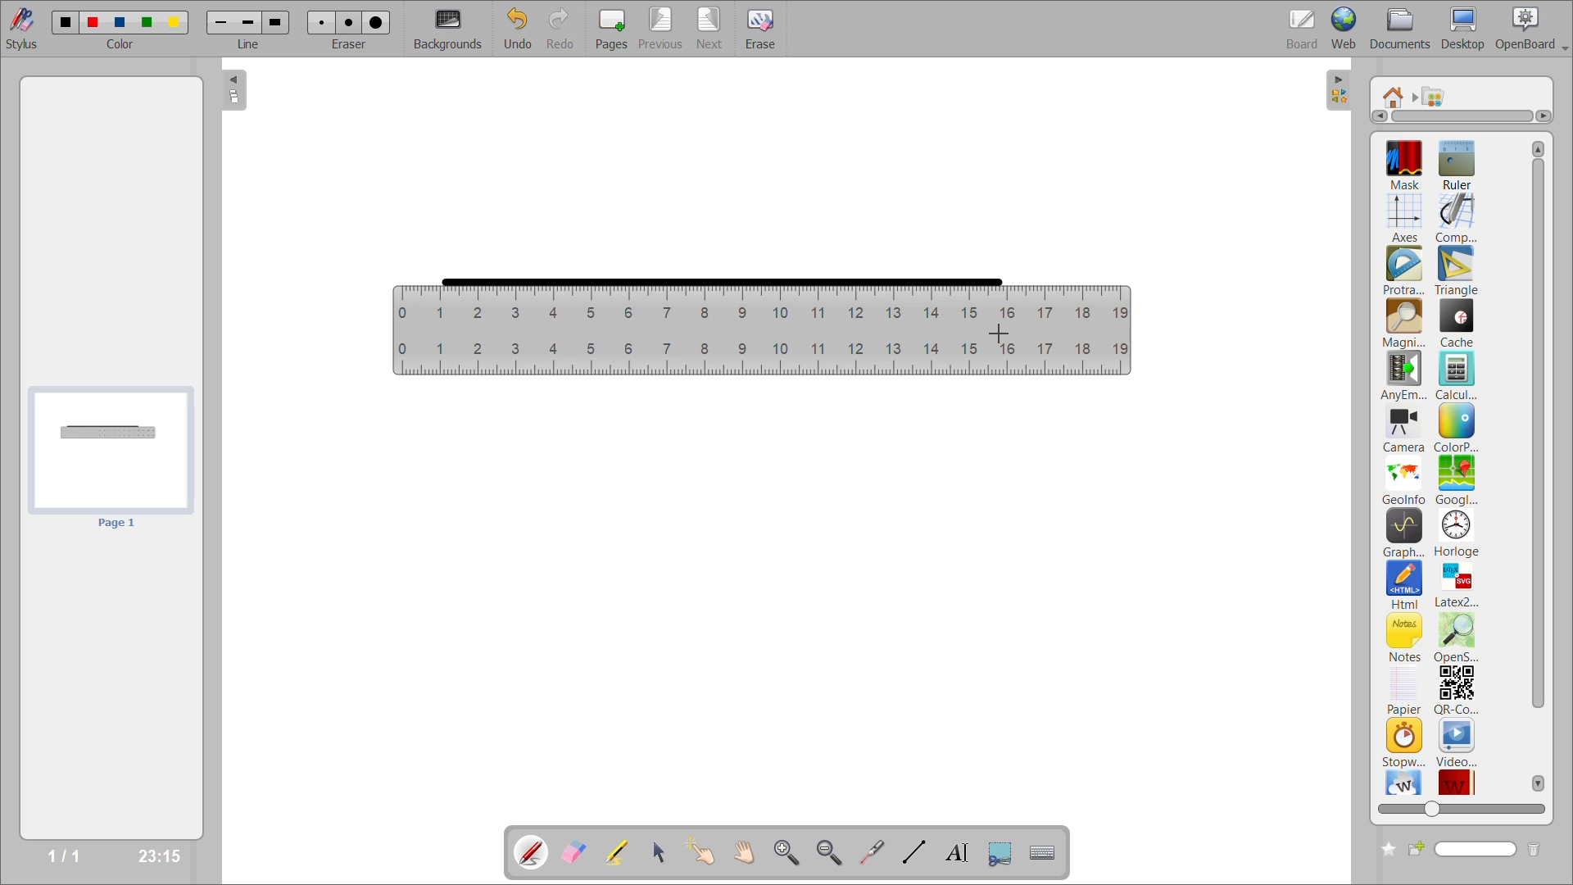 This screenshot has width=1573, height=885. What do you see at coordinates (1004, 851) in the screenshot?
I see `capture part of the screen` at bounding box center [1004, 851].